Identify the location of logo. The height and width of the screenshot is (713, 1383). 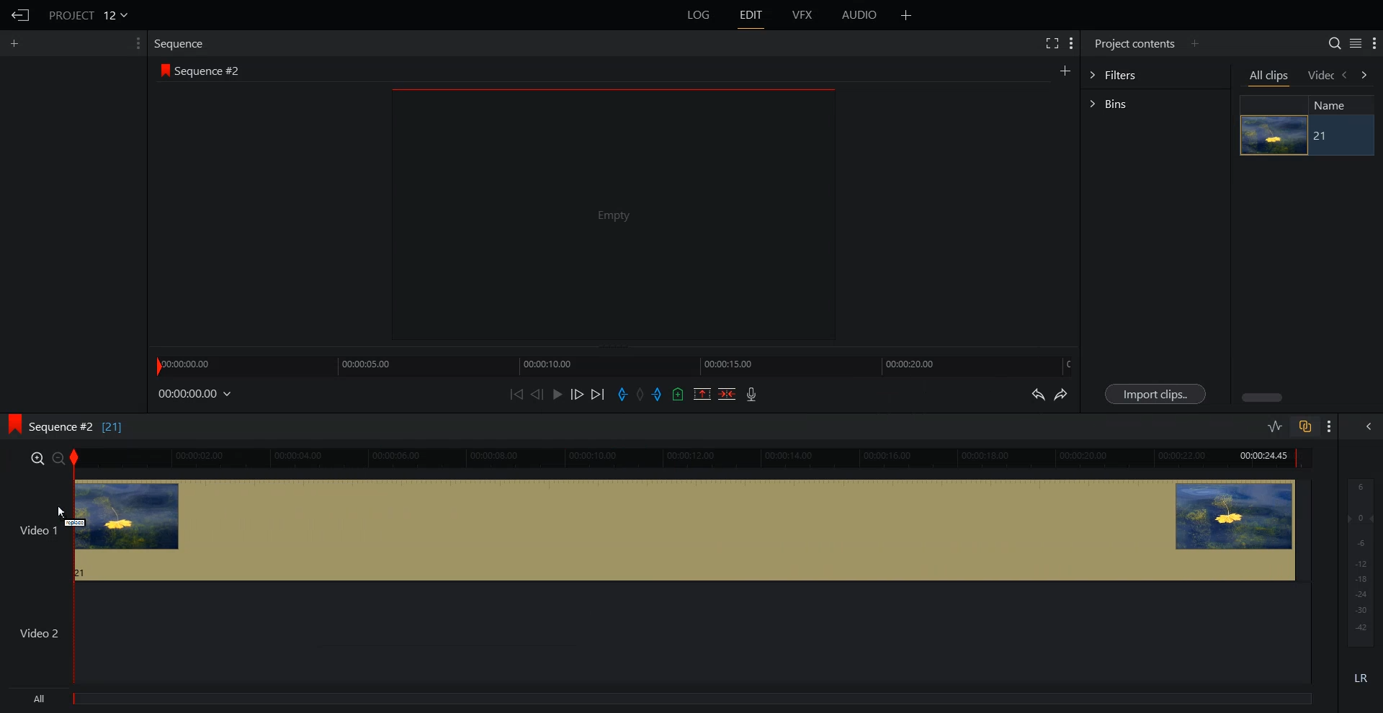
(162, 71).